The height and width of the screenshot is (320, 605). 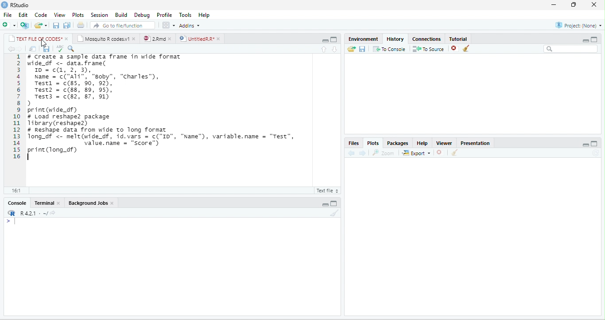 I want to click on Debug, so click(x=143, y=16).